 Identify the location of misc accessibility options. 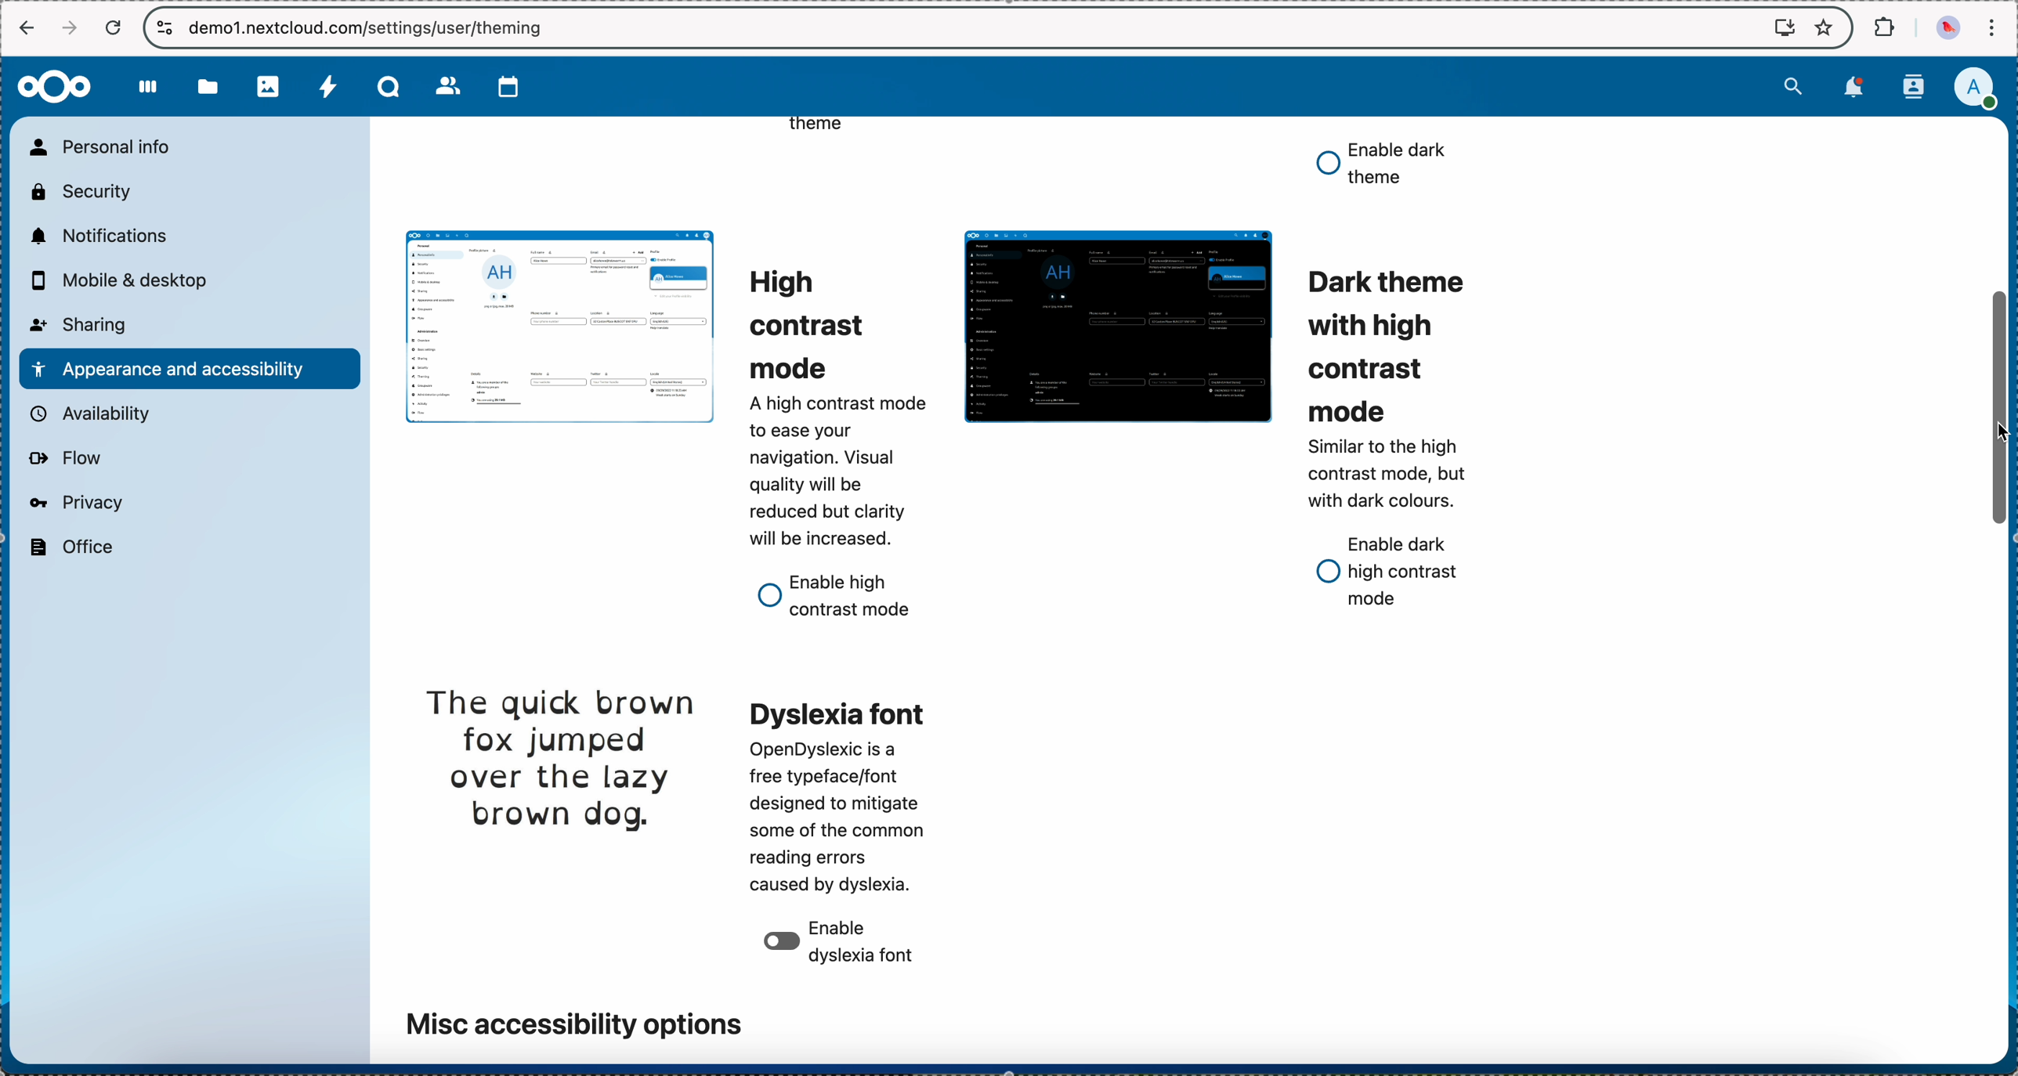
(573, 1021).